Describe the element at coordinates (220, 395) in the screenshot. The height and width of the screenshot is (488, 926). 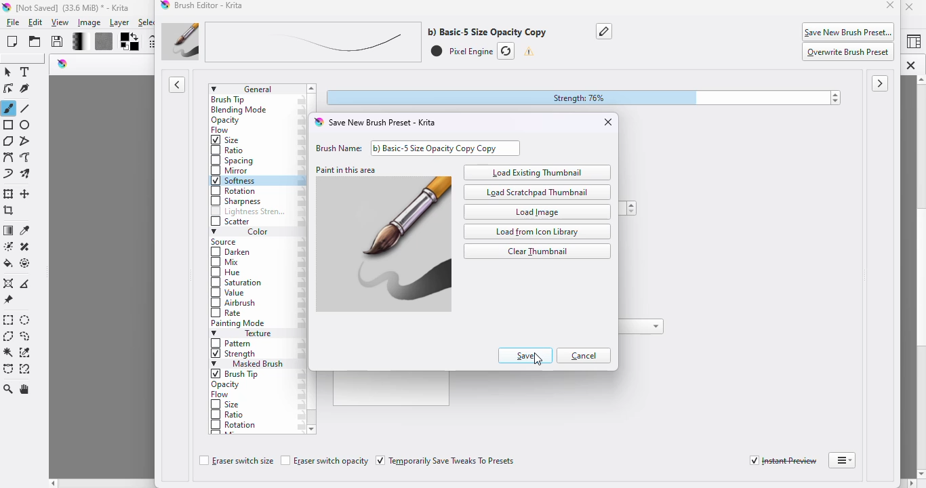
I see `flow` at that location.